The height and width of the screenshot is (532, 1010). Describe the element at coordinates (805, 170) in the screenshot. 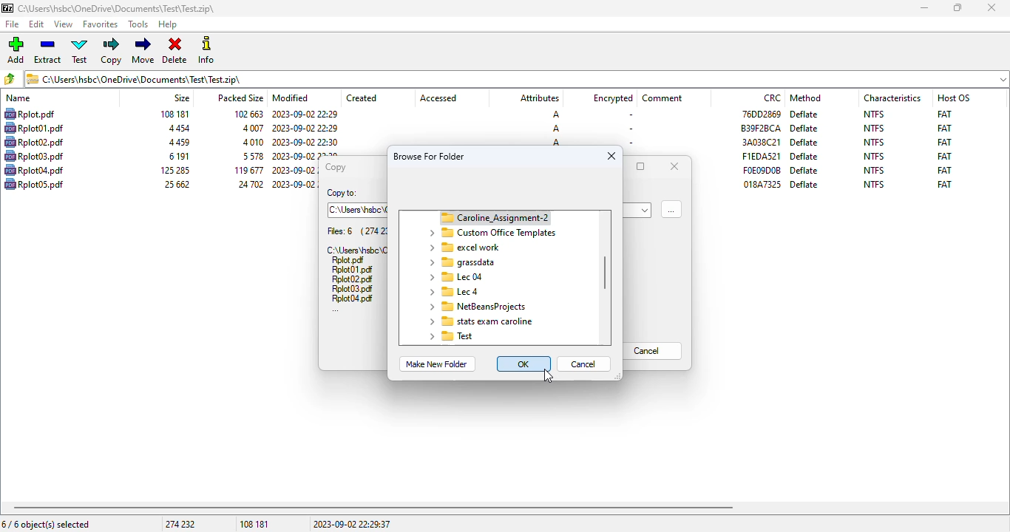

I see `deflate` at that location.